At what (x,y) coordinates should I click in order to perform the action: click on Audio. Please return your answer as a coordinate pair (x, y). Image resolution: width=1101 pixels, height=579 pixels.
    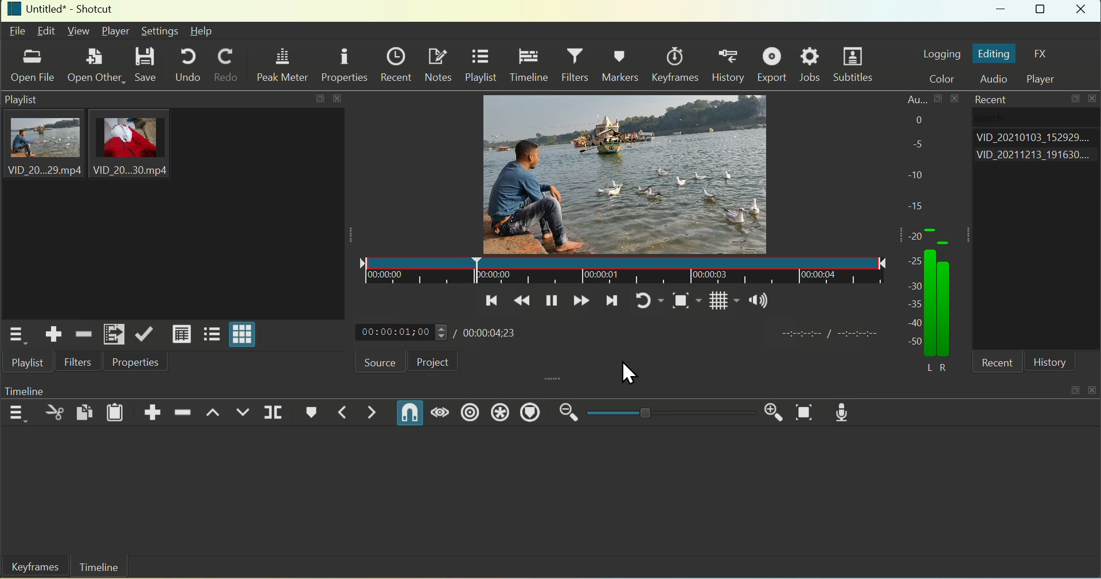
    Looking at the image, I should click on (998, 80).